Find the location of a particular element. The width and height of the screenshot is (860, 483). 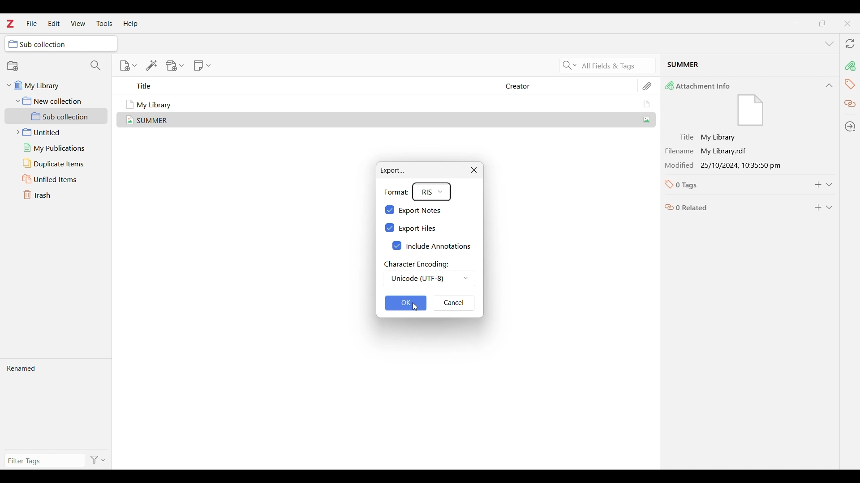

Renamed is located at coordinates (56, 404).